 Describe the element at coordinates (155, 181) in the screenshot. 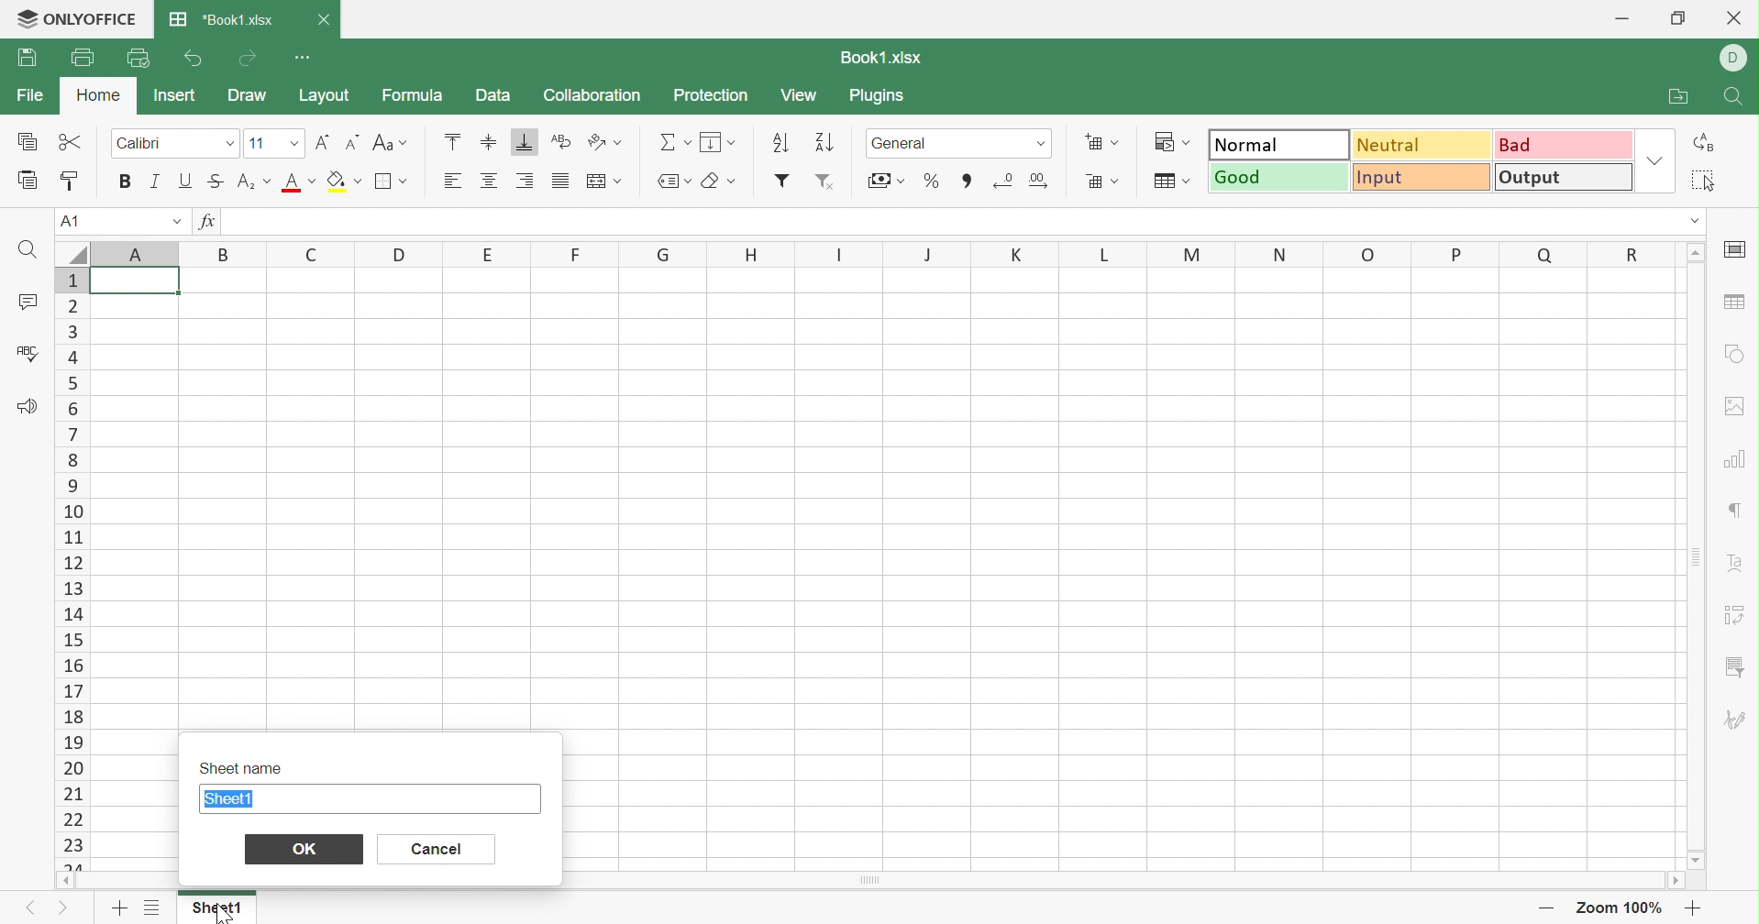

I see `Italic` at that location.